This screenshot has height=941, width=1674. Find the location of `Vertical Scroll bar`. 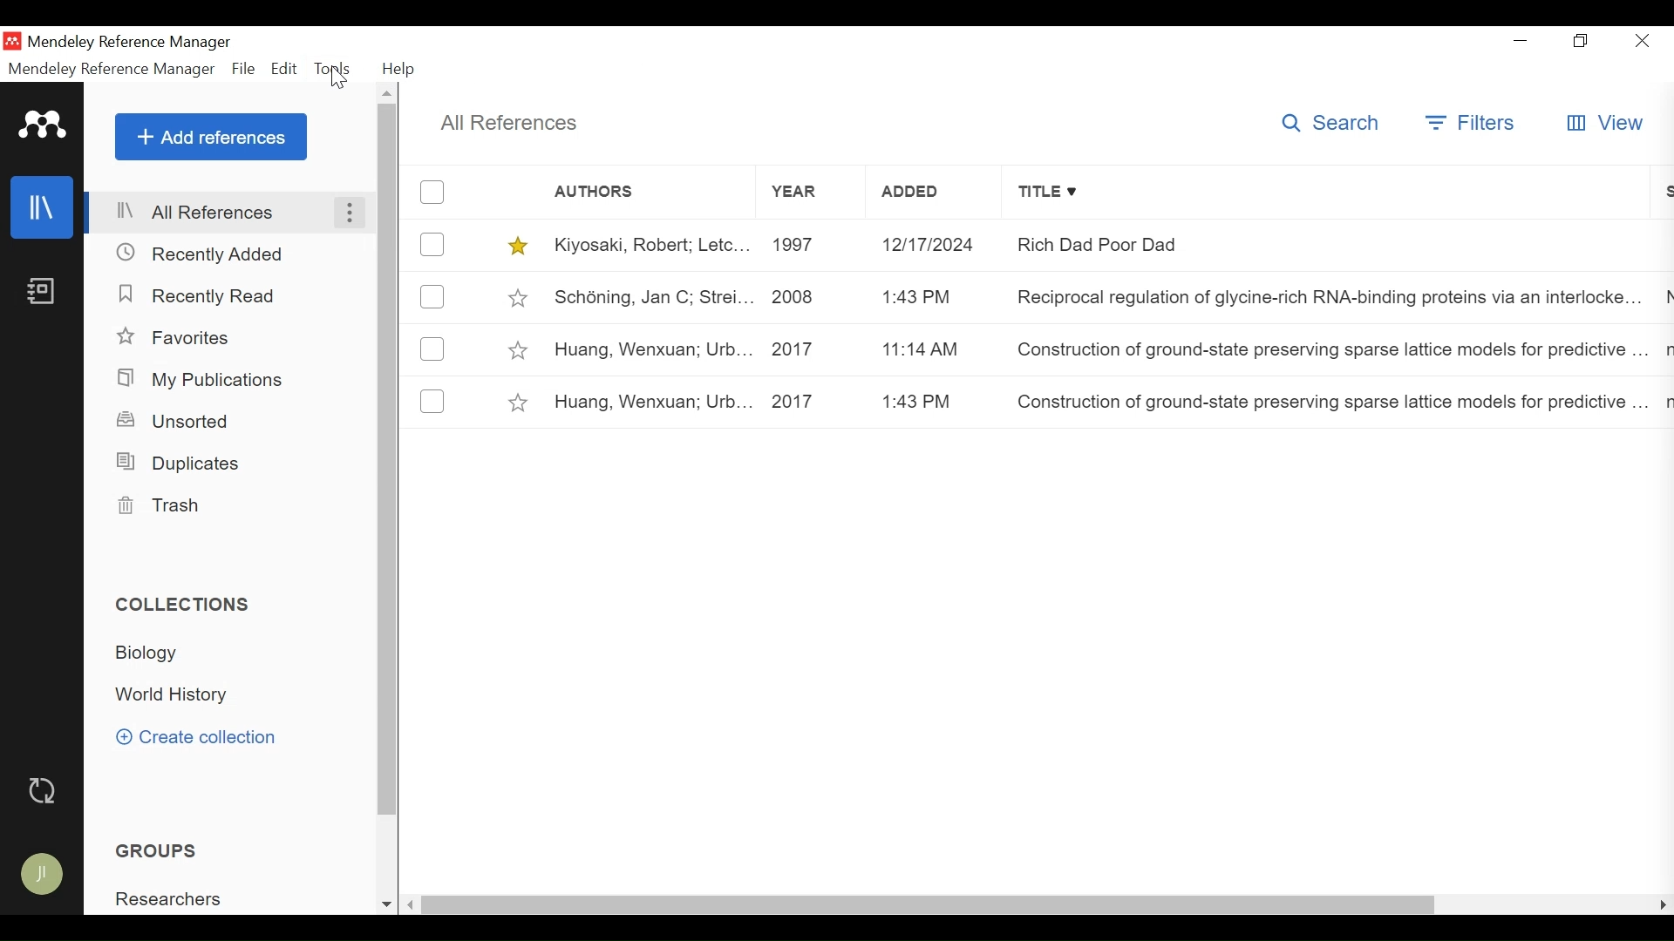

Vertical Scroll bar is located at coordinates (388, 464).